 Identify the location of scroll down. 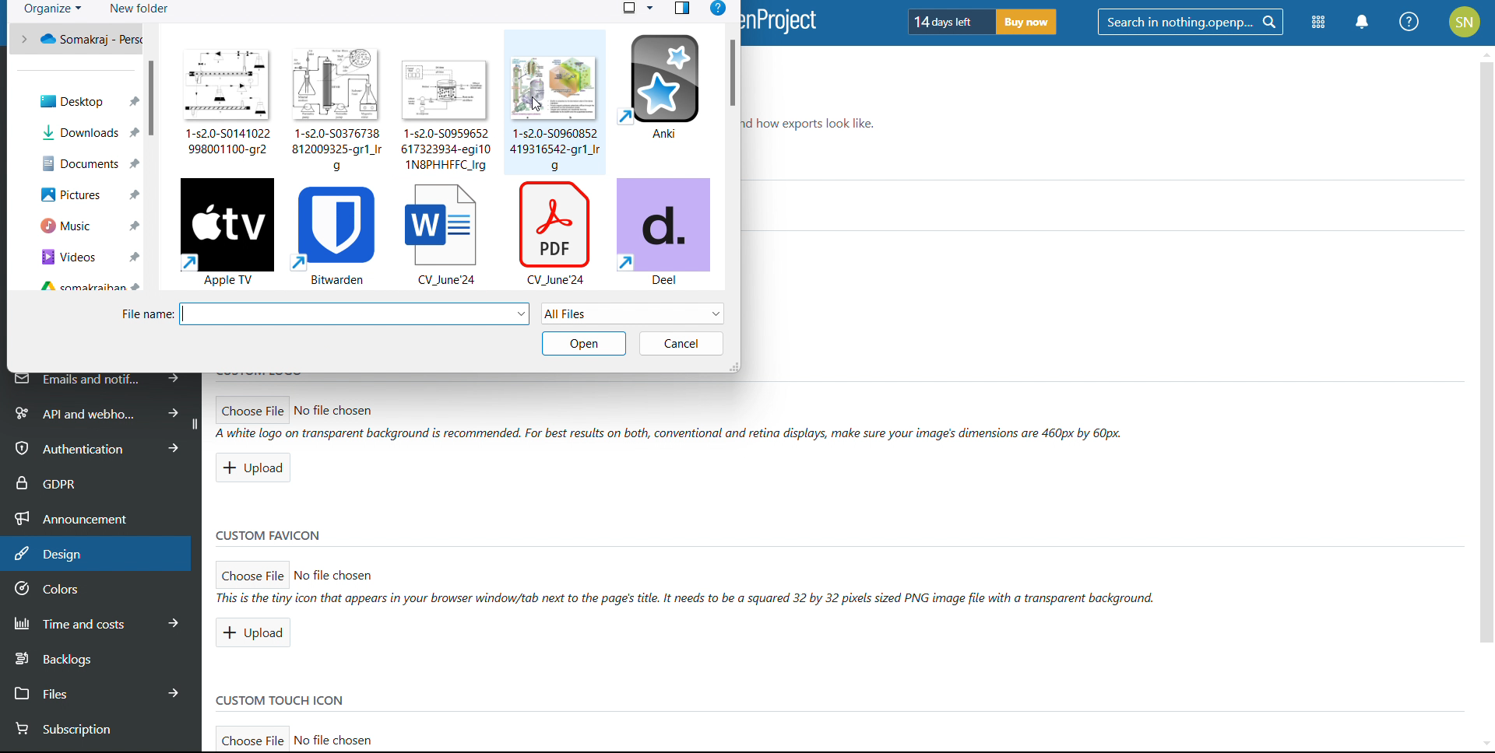
(1480, 741).